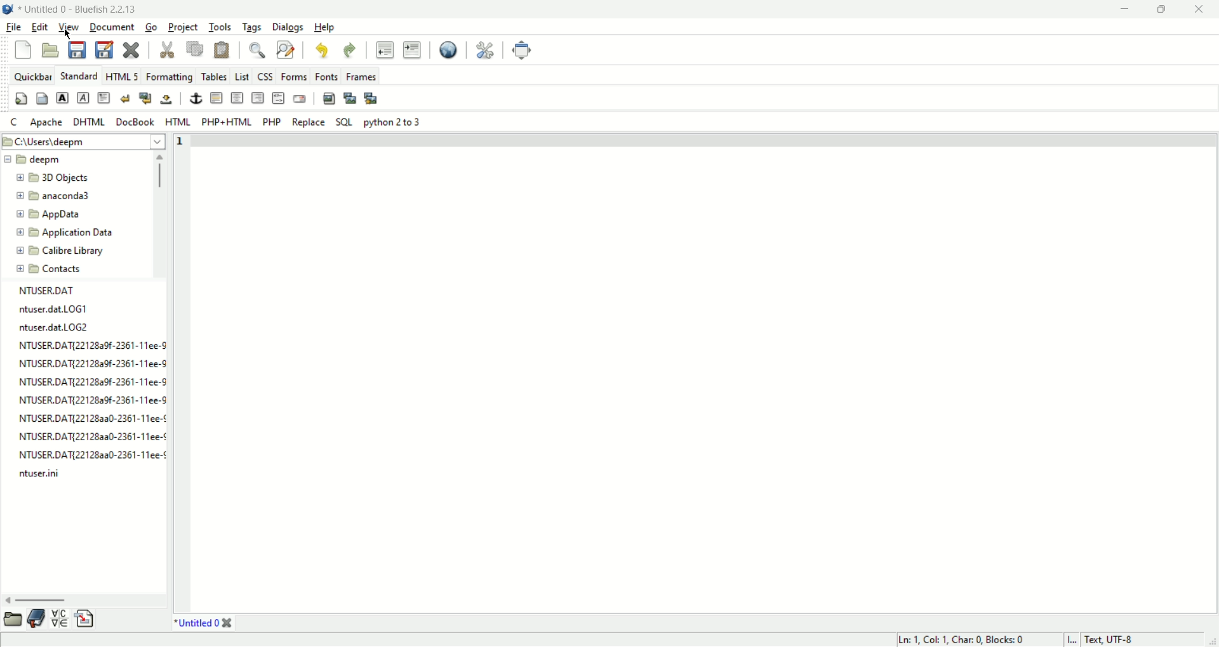  I want to click on ntuser.ini, so click(40, 474).